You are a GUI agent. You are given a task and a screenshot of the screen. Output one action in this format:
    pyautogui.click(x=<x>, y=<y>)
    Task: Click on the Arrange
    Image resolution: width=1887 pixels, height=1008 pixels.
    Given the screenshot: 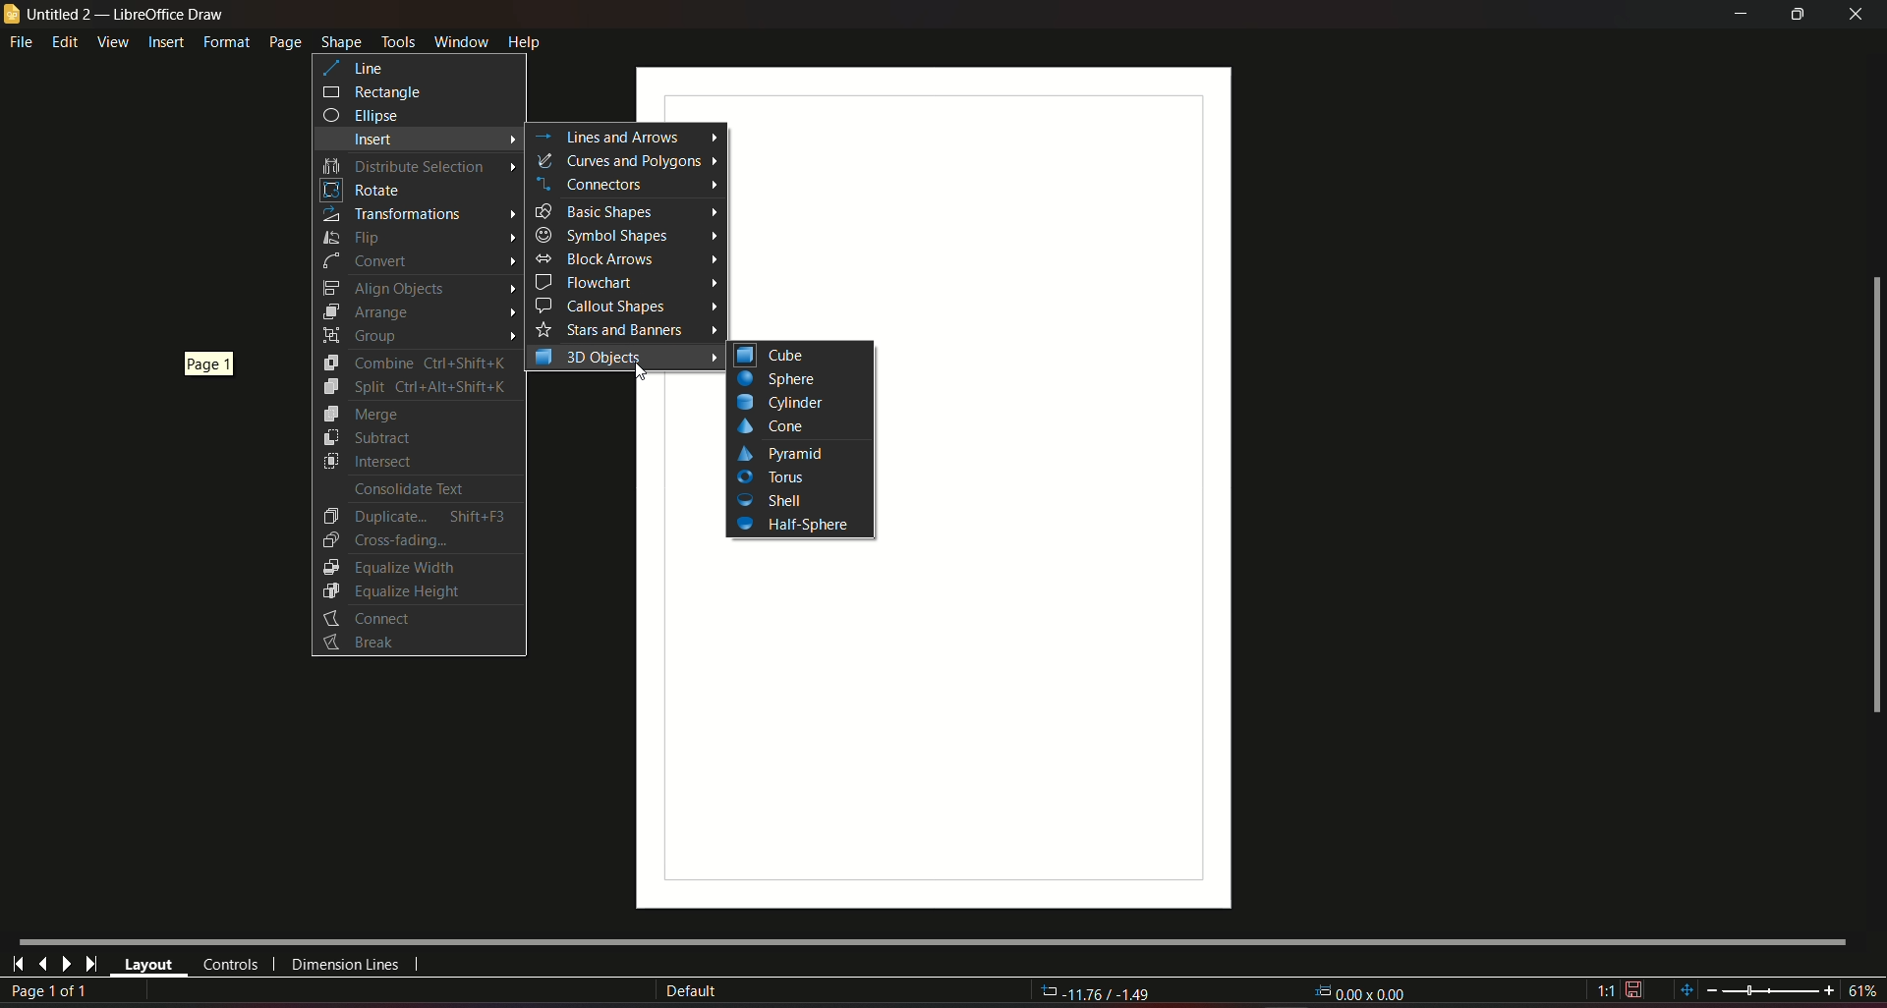 What is the action you would take?
    pyautogui.click(x=372, y=312)
    